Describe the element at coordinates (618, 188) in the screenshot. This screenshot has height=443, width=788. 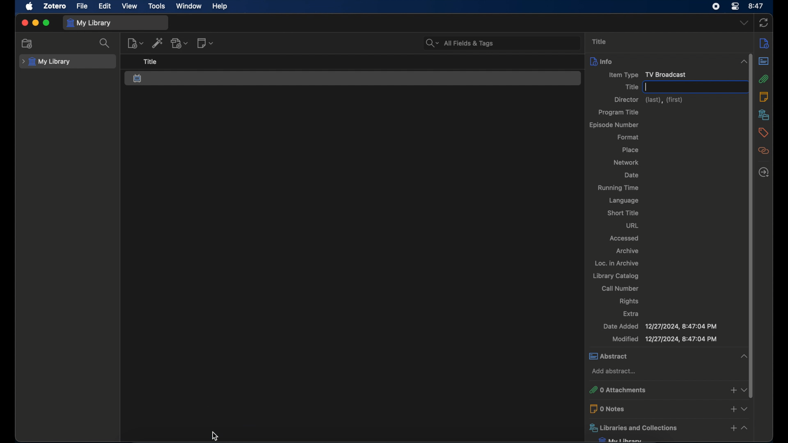
I see `running time` at that location.